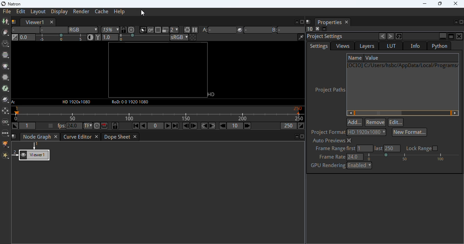 The height and width of the screenshot is (244, 464). What do you see at coordinates (413, 157) in the screenshot?
I see `scroll` at bounding box center [413, 157].